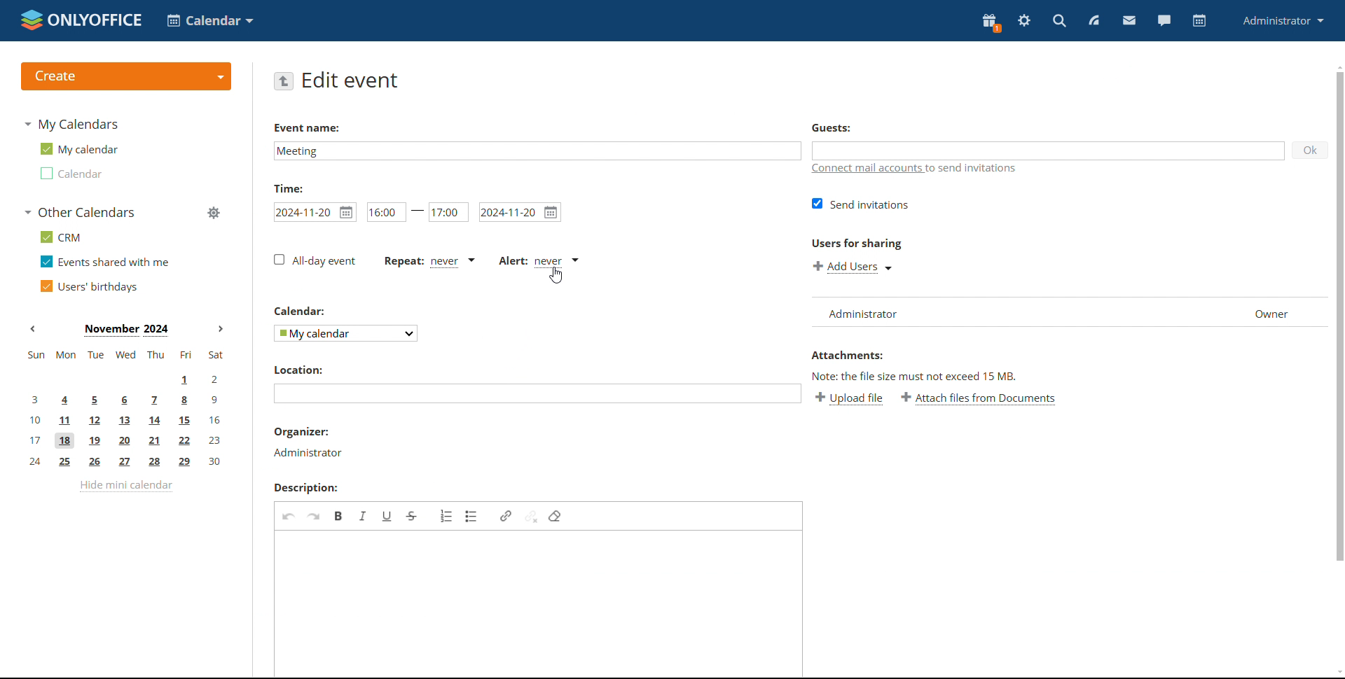 This screenshot has height=679, width=1345. I want to click on unlink, so click(532, 516).